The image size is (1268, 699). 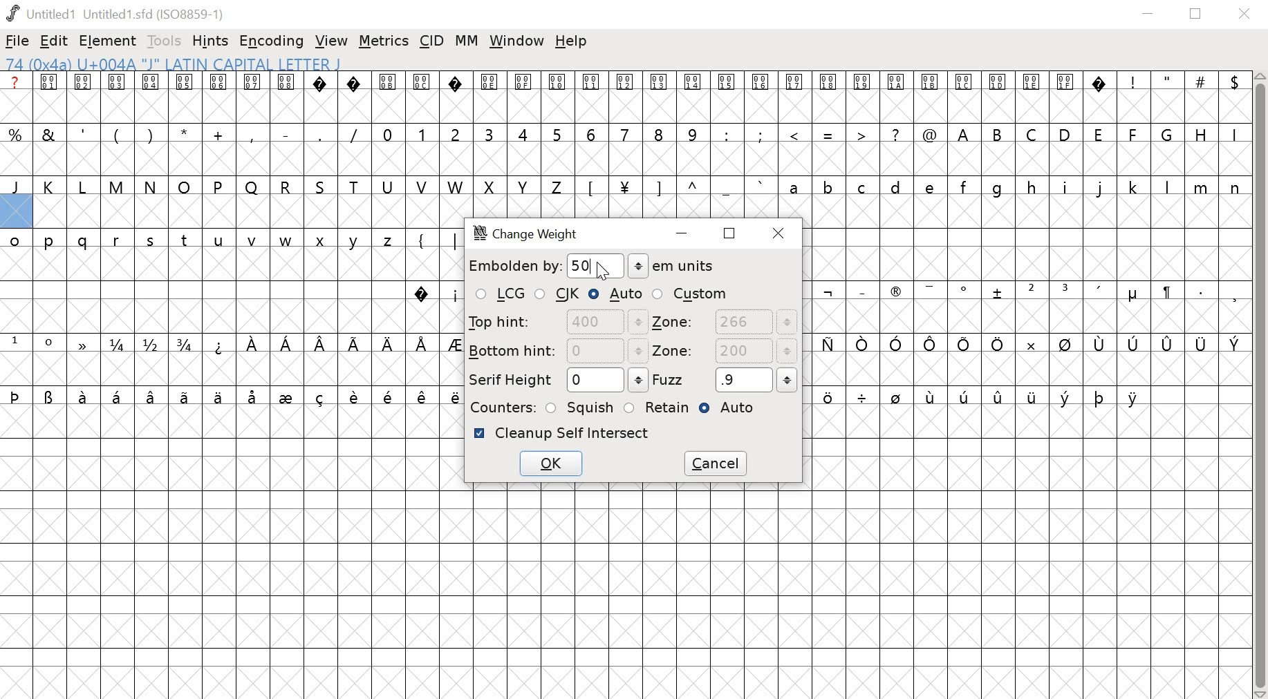 What do you see at coordinates (571, 41) in the screenshot?
I see `help` at bounding box center [571, 41].